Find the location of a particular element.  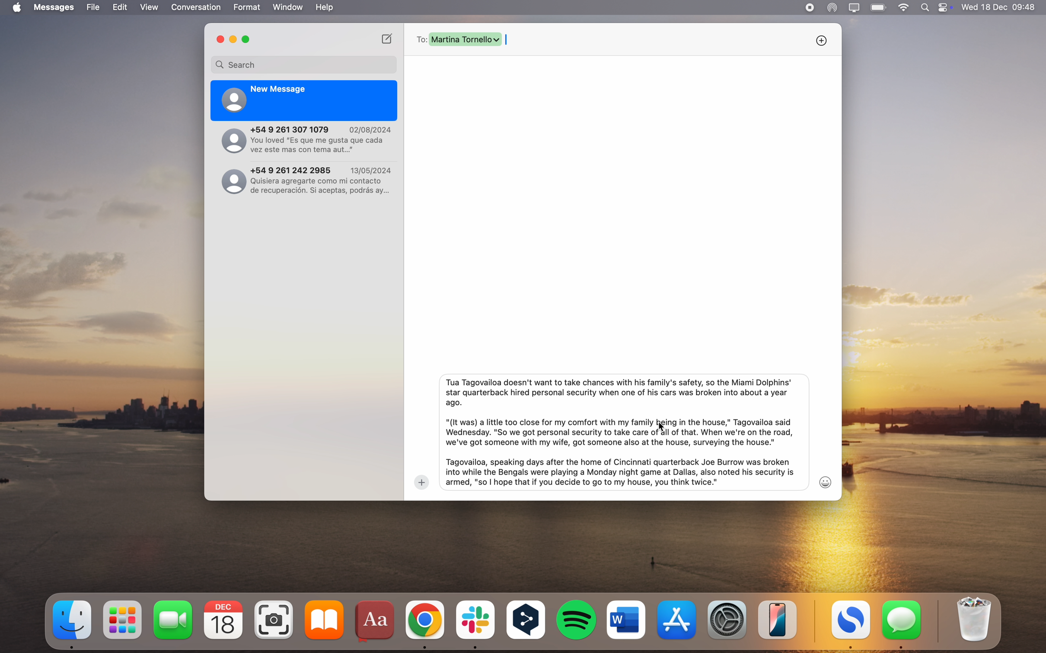

message from +5492613071079 is located at coordinates (306, 141).